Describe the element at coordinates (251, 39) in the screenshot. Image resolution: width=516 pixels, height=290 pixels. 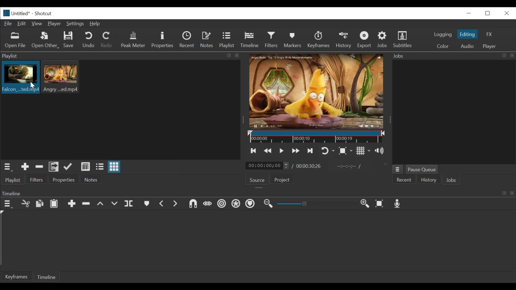
I see `Timeline` at that location.